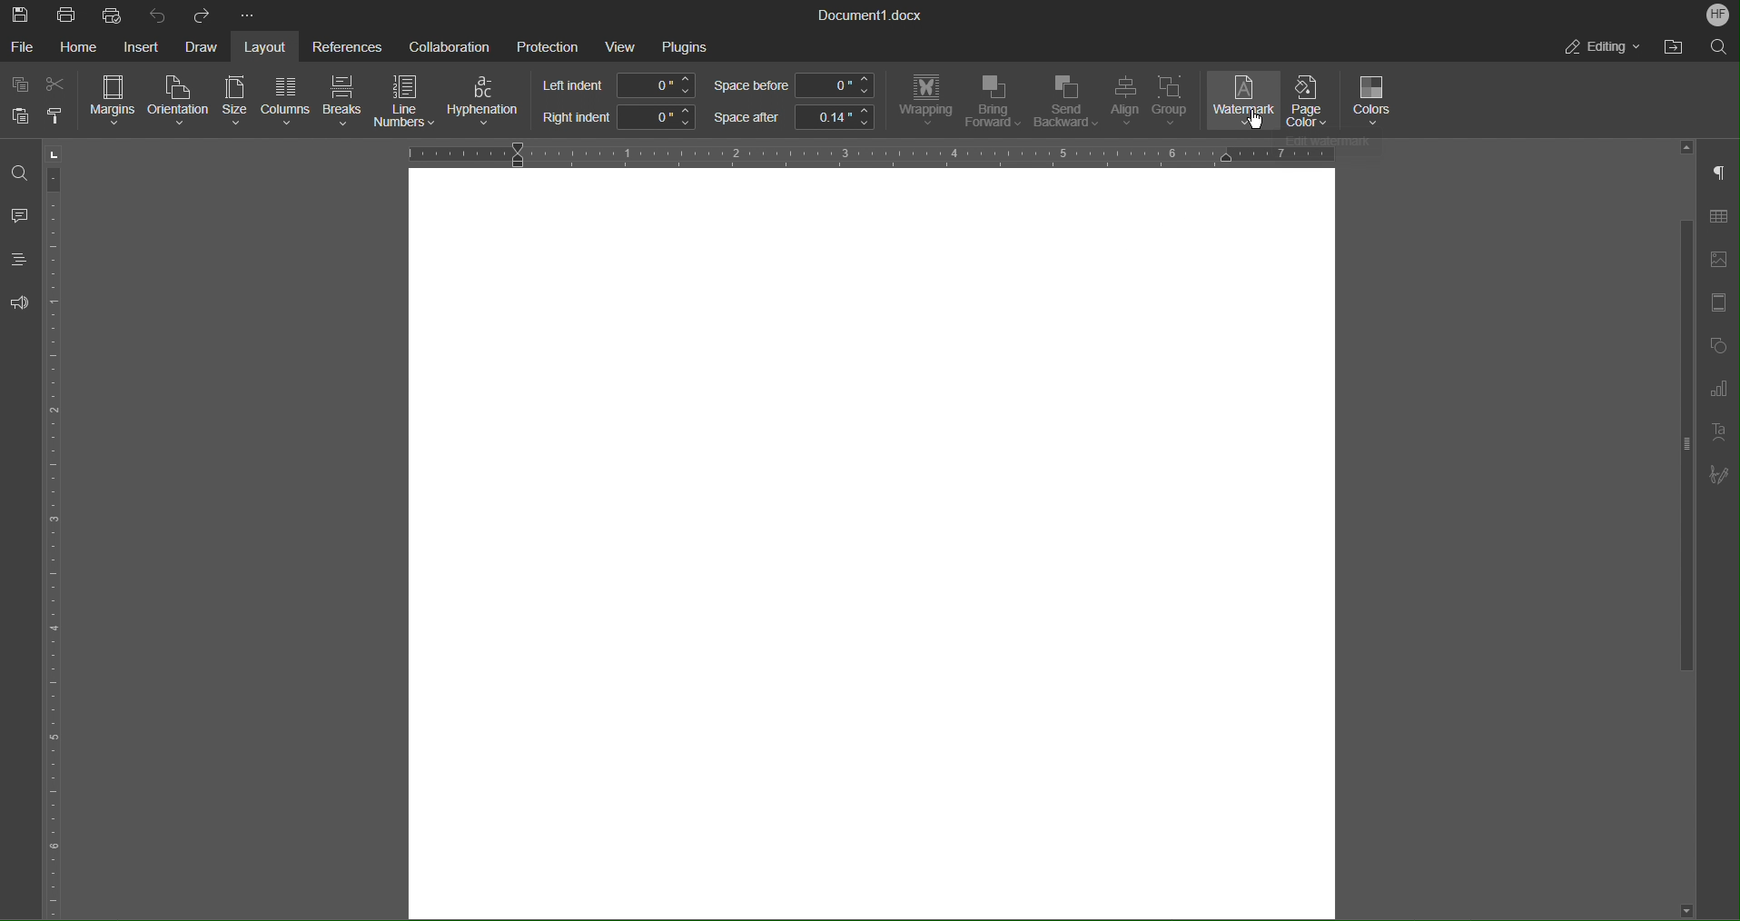 The image size is (1740, 921). I want to click on Watermark, so click(1244, 101).